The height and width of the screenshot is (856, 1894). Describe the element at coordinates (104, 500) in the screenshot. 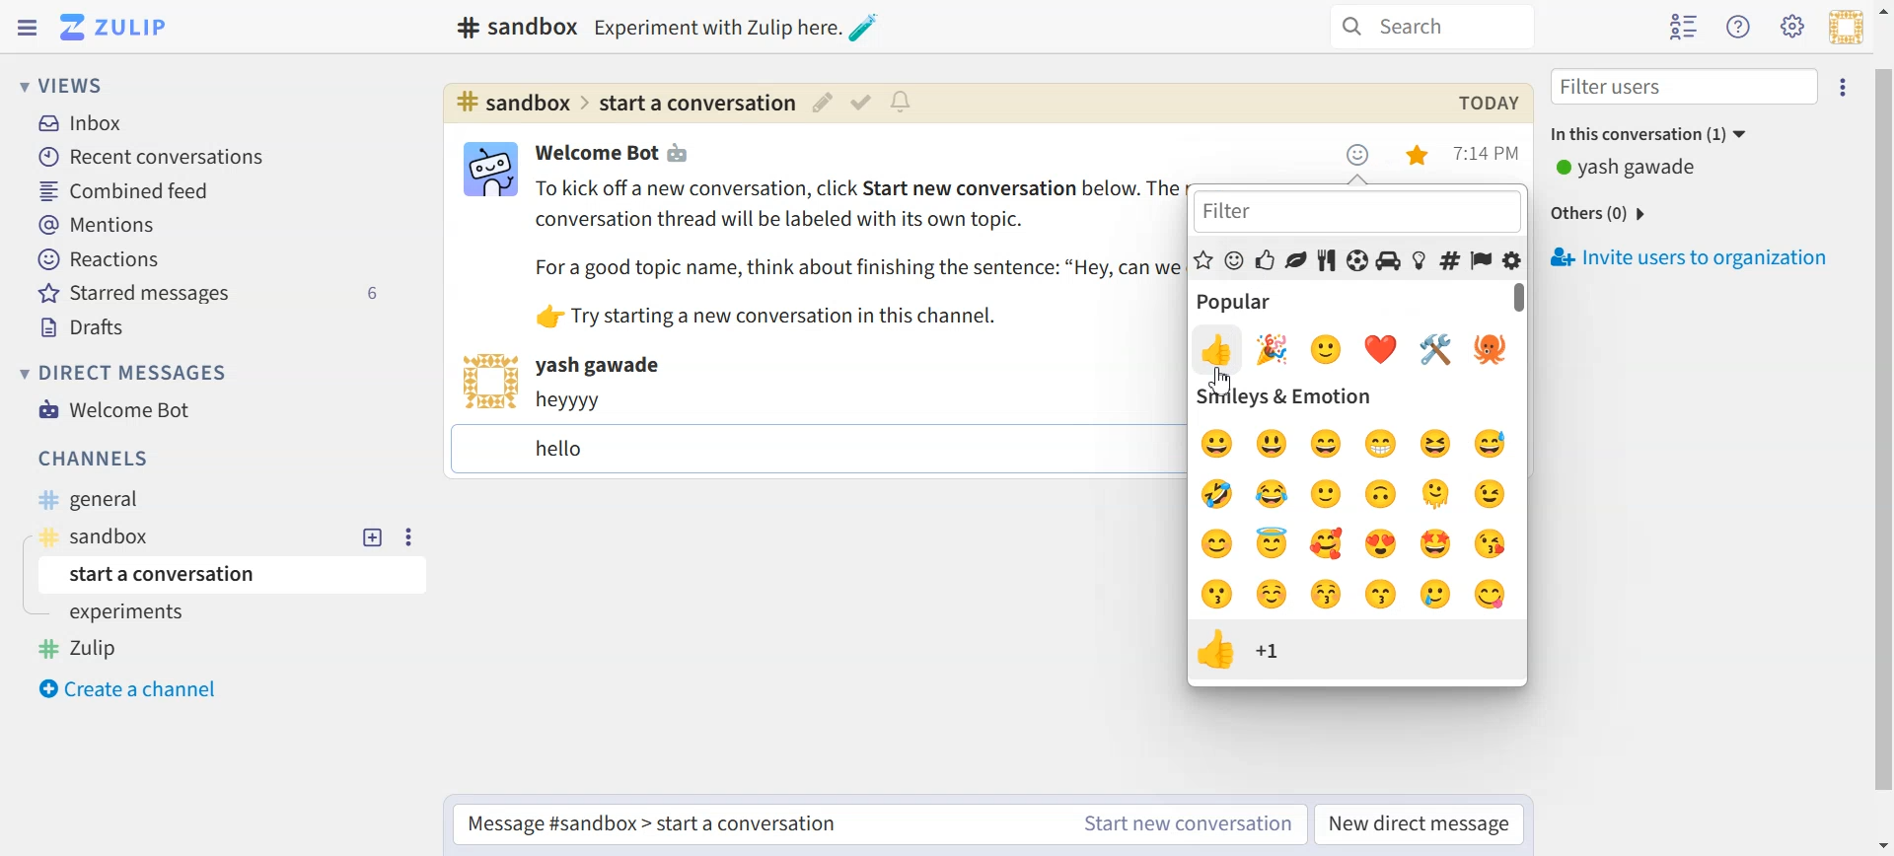

I see `General Tag` at that location.